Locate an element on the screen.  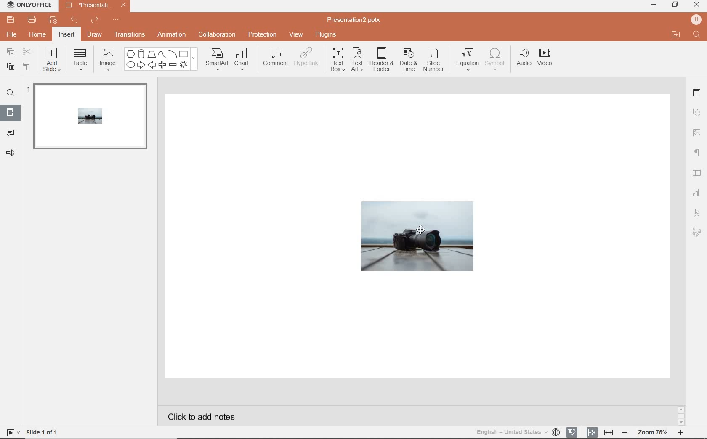
paste is located at coordinates (9, 66).